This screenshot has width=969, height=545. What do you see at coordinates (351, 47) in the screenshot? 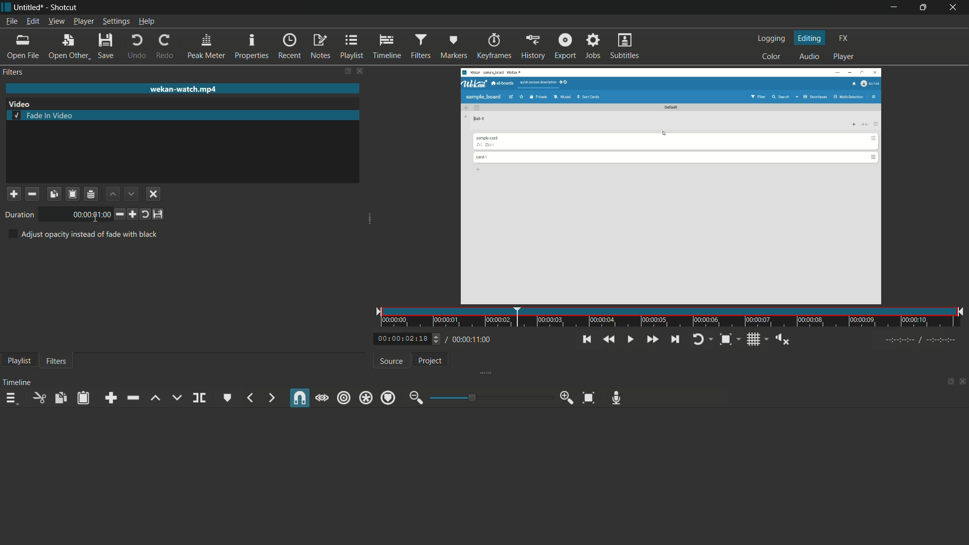
I see `playlist` at bounding box center [351, 47].